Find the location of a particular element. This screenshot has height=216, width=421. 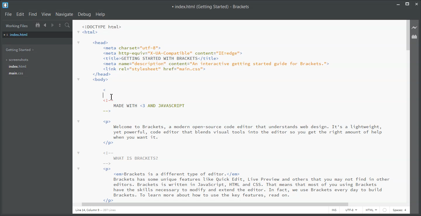

Extension Manager is located at coordinates (415, 36).